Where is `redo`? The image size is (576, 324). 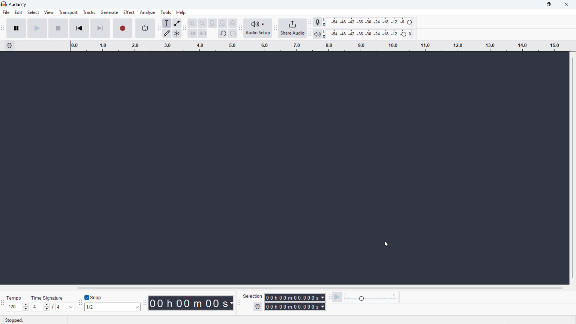 redo is located at coordinates (233, 33).